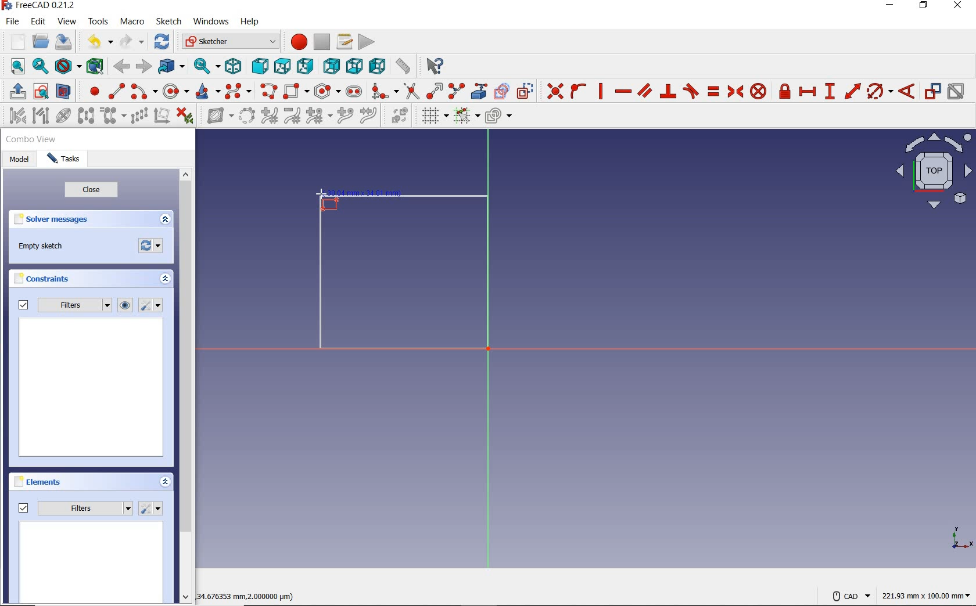 This screenshot has height=606, width=976. Describe the element at coordinates (553, 90) in the screenshot. I see `constrain coincident` at that location.